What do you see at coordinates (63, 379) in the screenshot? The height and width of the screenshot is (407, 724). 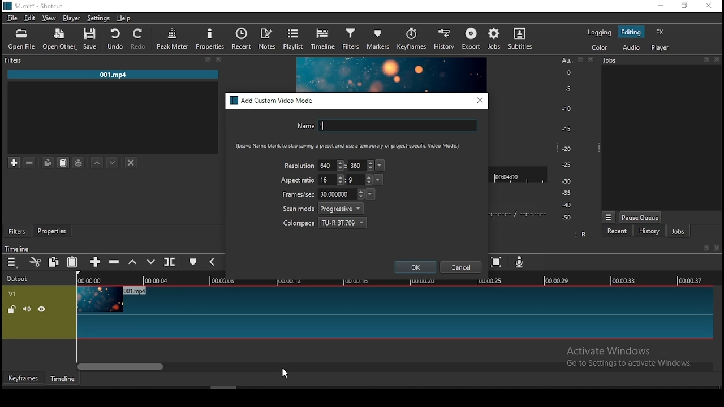 I see `timeline` at bounding box center [63, 379].